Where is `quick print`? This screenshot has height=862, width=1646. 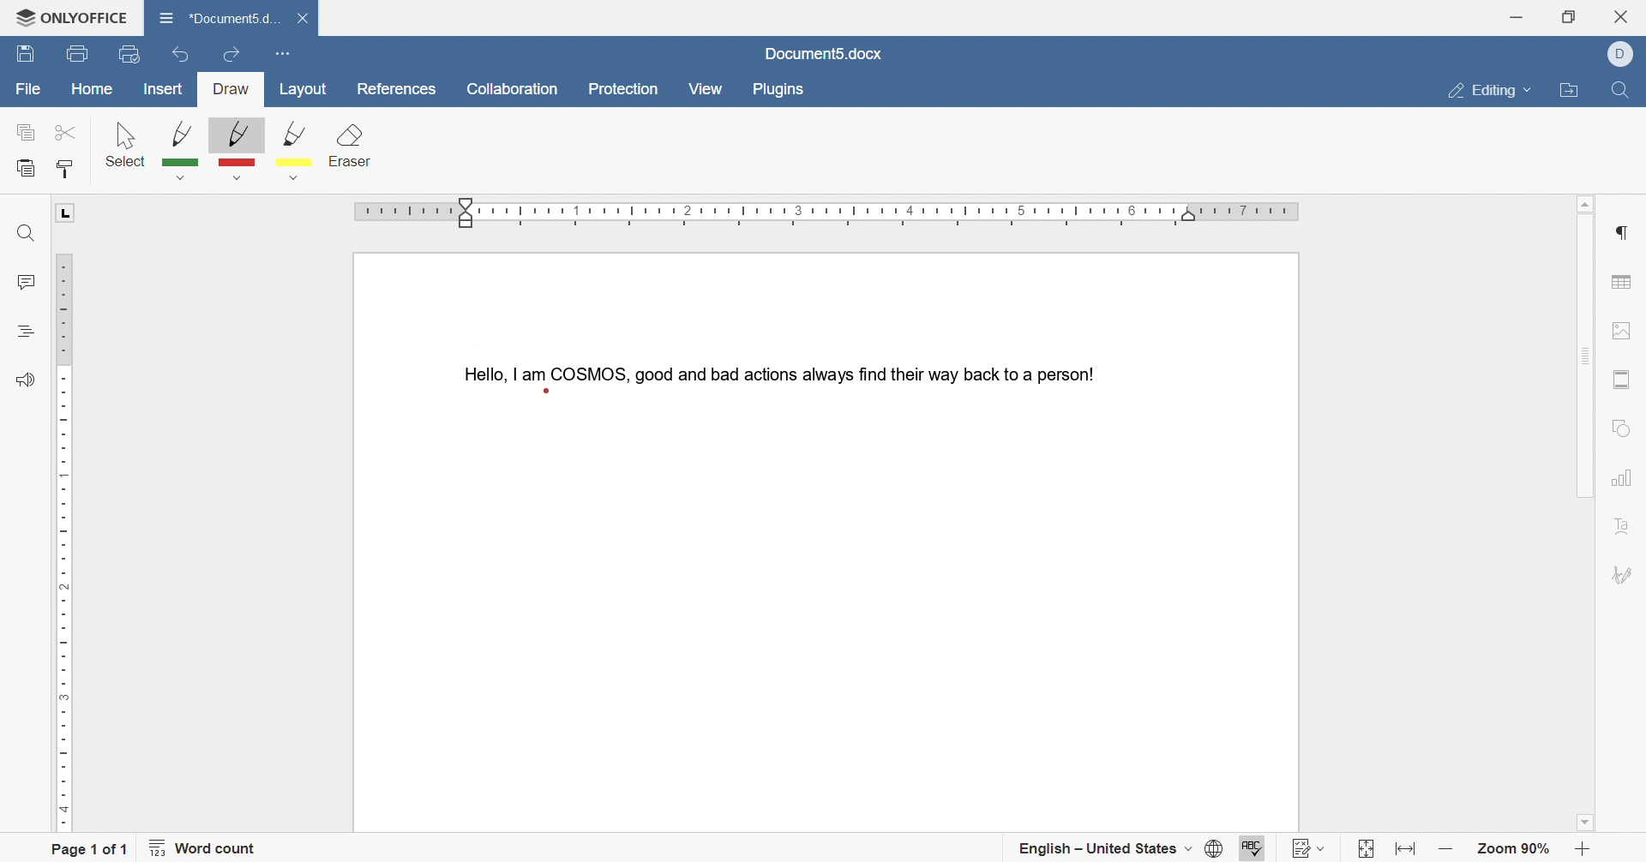 quick print is located at coordinates (132, 53).